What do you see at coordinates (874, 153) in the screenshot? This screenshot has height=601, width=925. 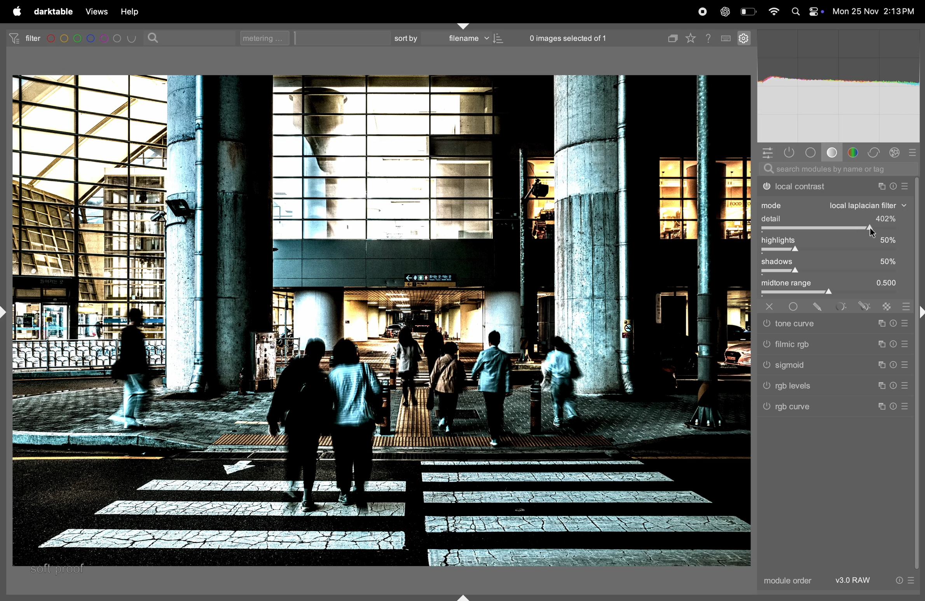 I see `correct` at bounding box center [874, 153].